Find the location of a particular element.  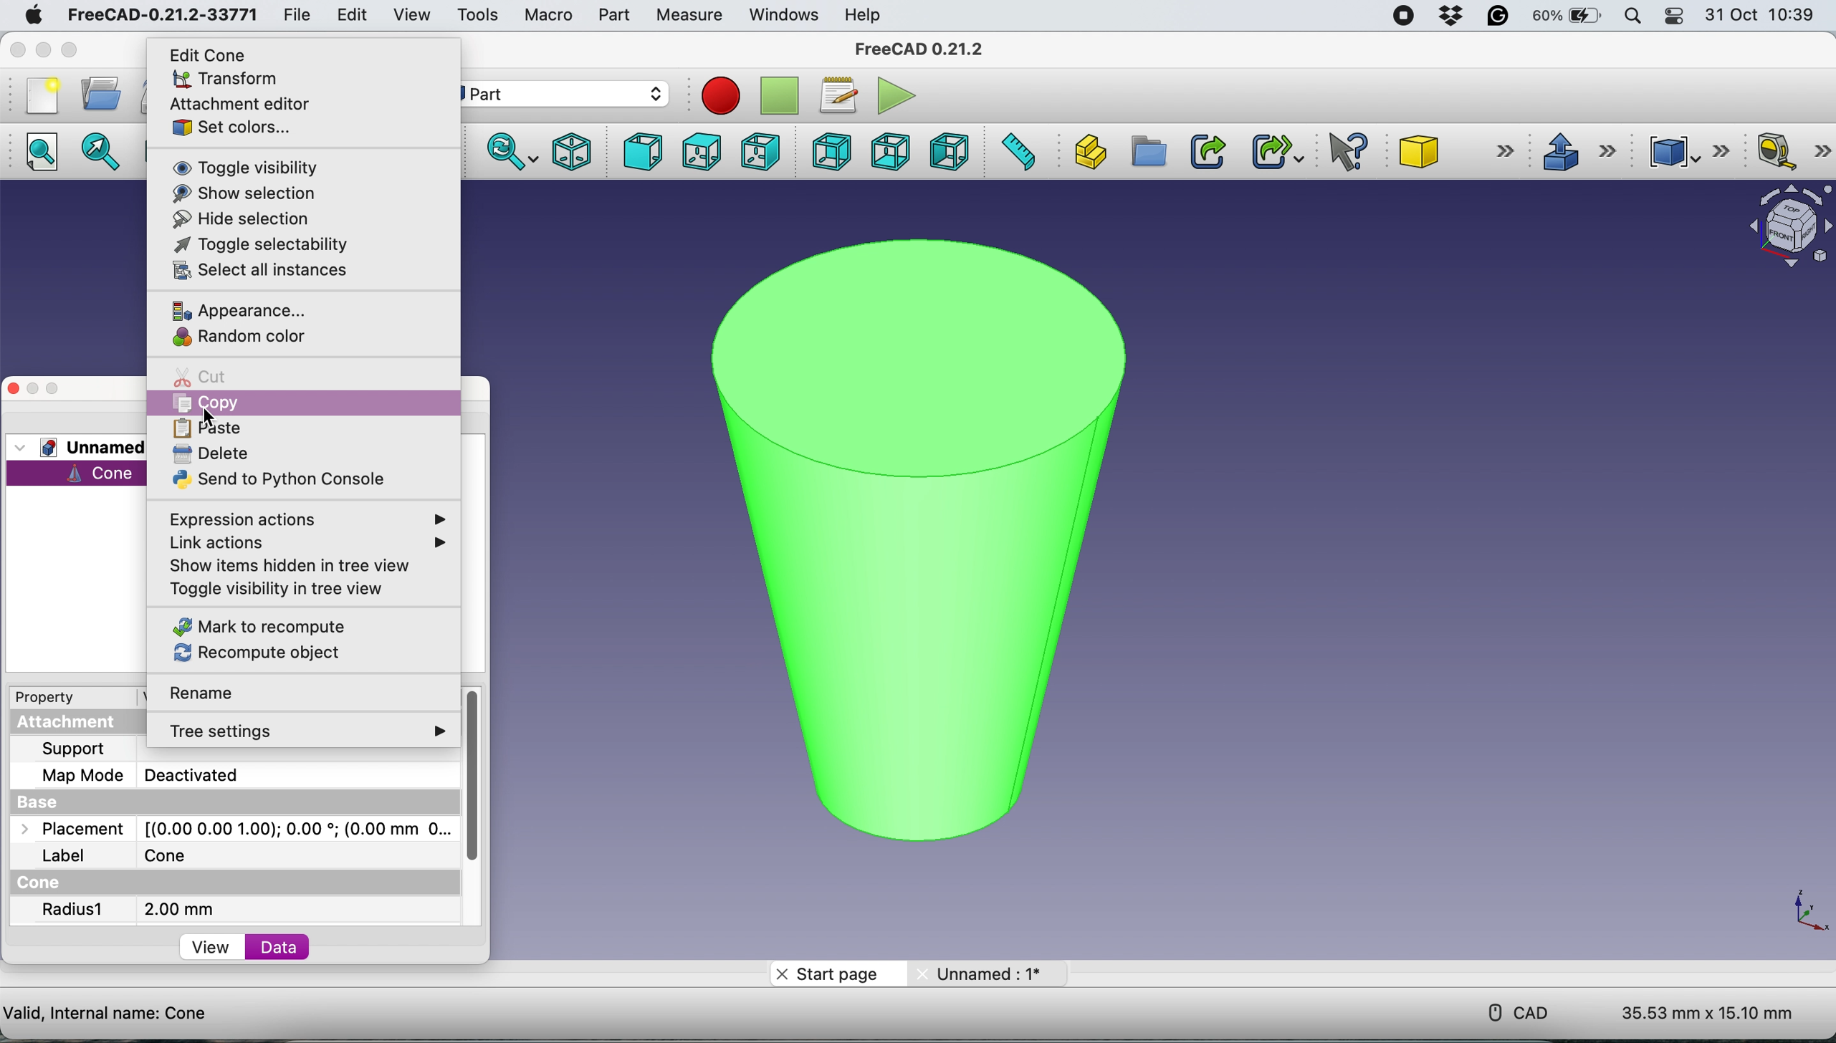

tree settings is located at coordinates (312, 733).